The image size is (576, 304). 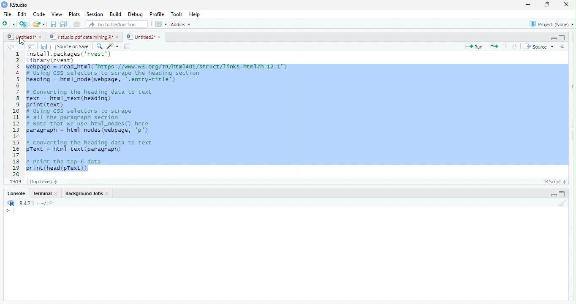 I want to click on rs studio logo, so click(x=11, y=203).